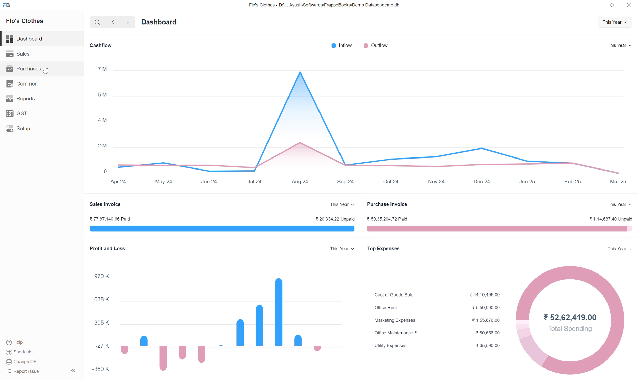  I want to click on flo's clothes, so click(25, 21).